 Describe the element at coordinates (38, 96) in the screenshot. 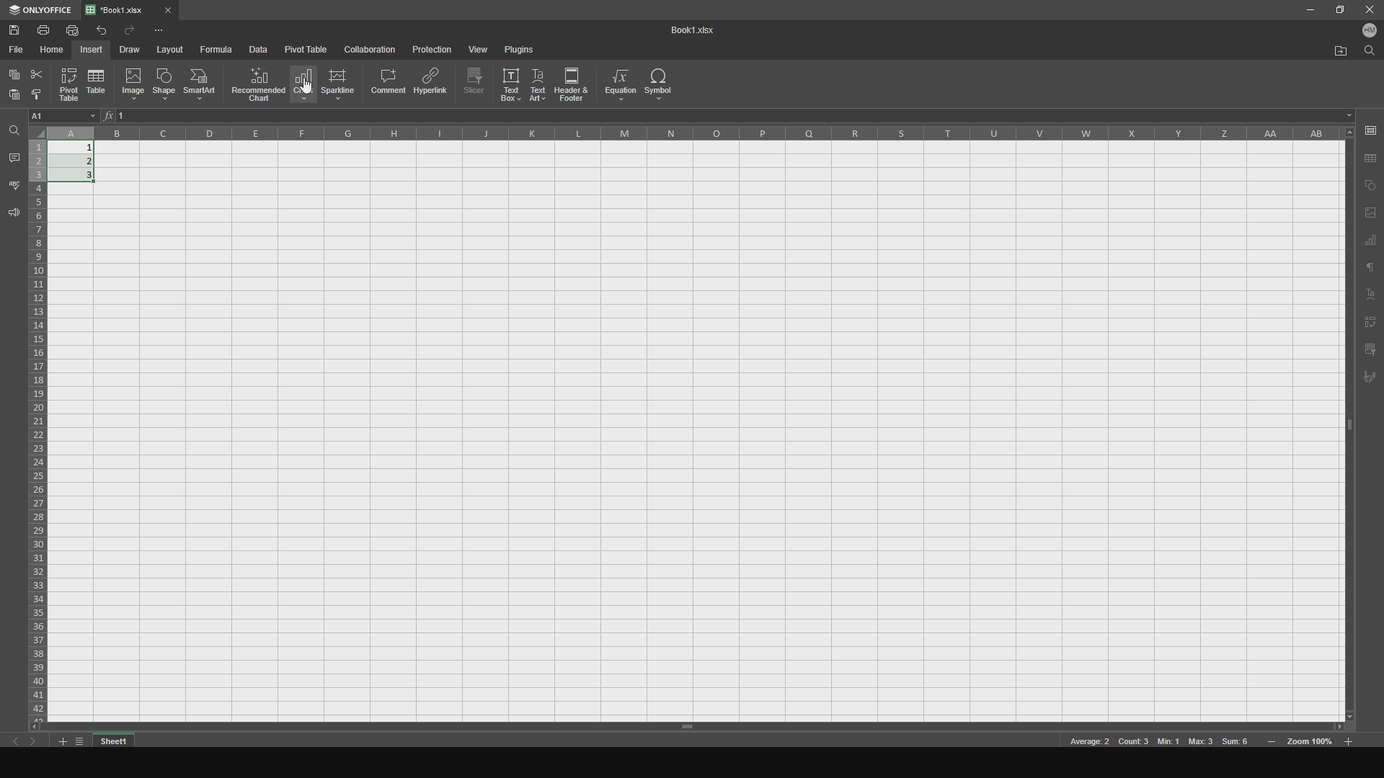

I see `bold` at that location.